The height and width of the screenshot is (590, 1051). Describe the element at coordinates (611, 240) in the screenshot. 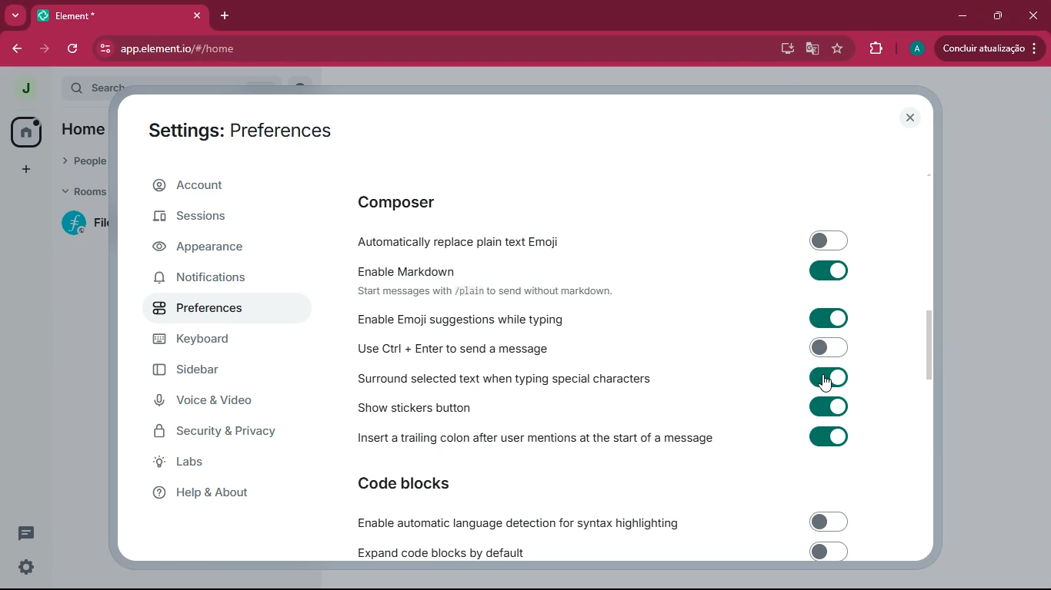

I see `automatically replace plain text emoji` at that location.